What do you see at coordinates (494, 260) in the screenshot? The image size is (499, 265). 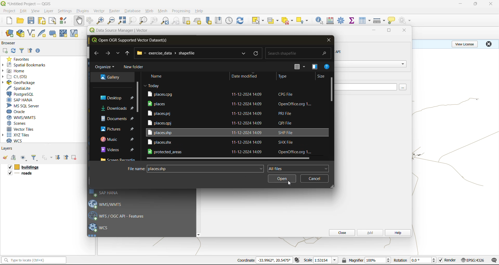 I see `log messages` at bounding box center [494, 260].